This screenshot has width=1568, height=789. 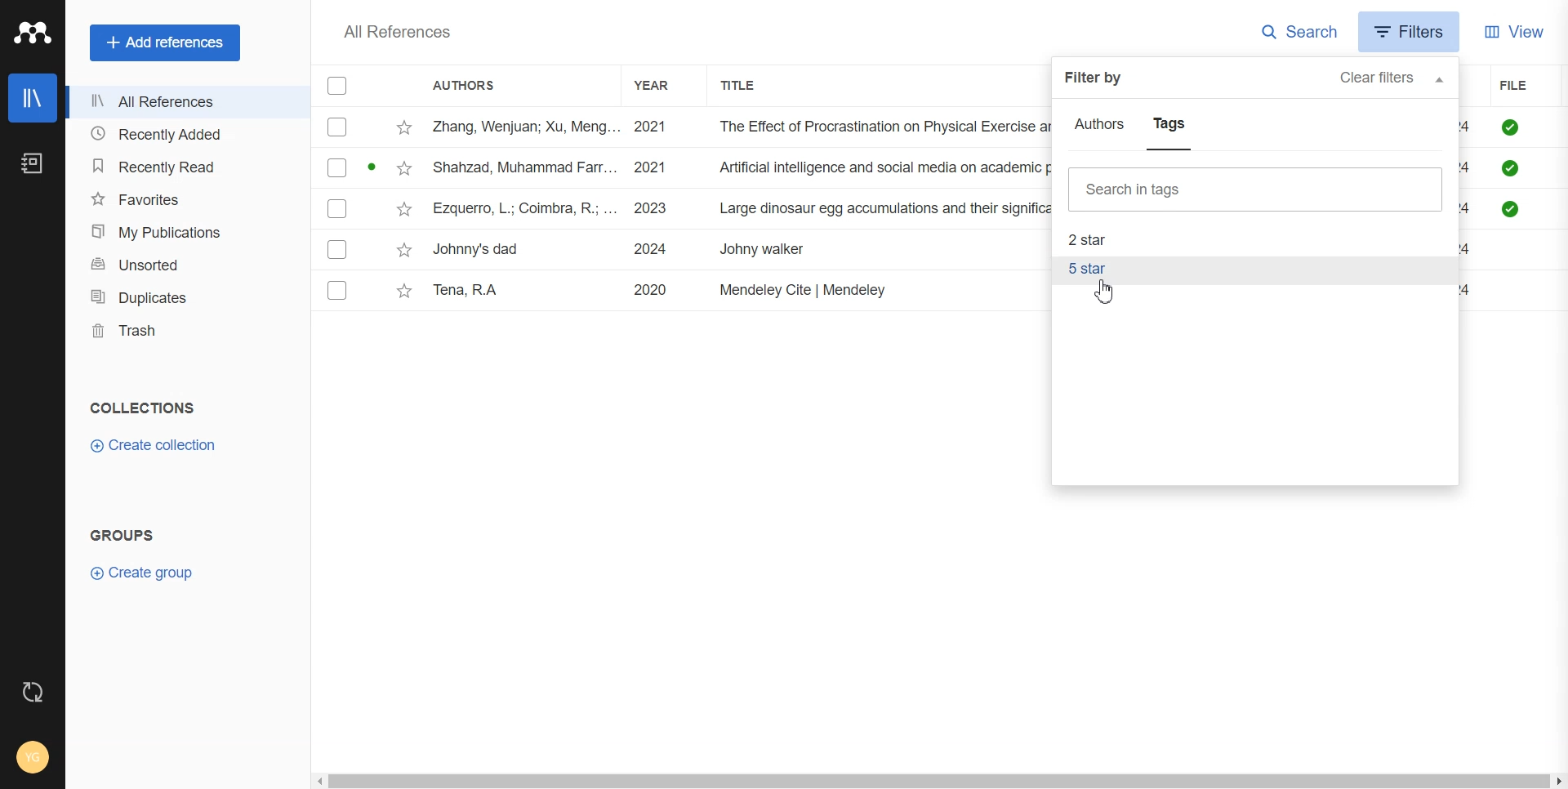 What do you see at coordinates (1168, 127) in the screenshot?
I see `Tags` at bounding box center [1168, 127].